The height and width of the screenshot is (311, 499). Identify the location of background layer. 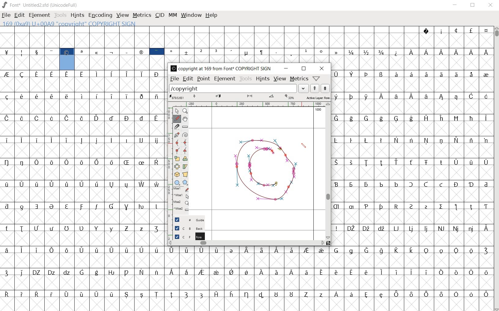
(186, 228).